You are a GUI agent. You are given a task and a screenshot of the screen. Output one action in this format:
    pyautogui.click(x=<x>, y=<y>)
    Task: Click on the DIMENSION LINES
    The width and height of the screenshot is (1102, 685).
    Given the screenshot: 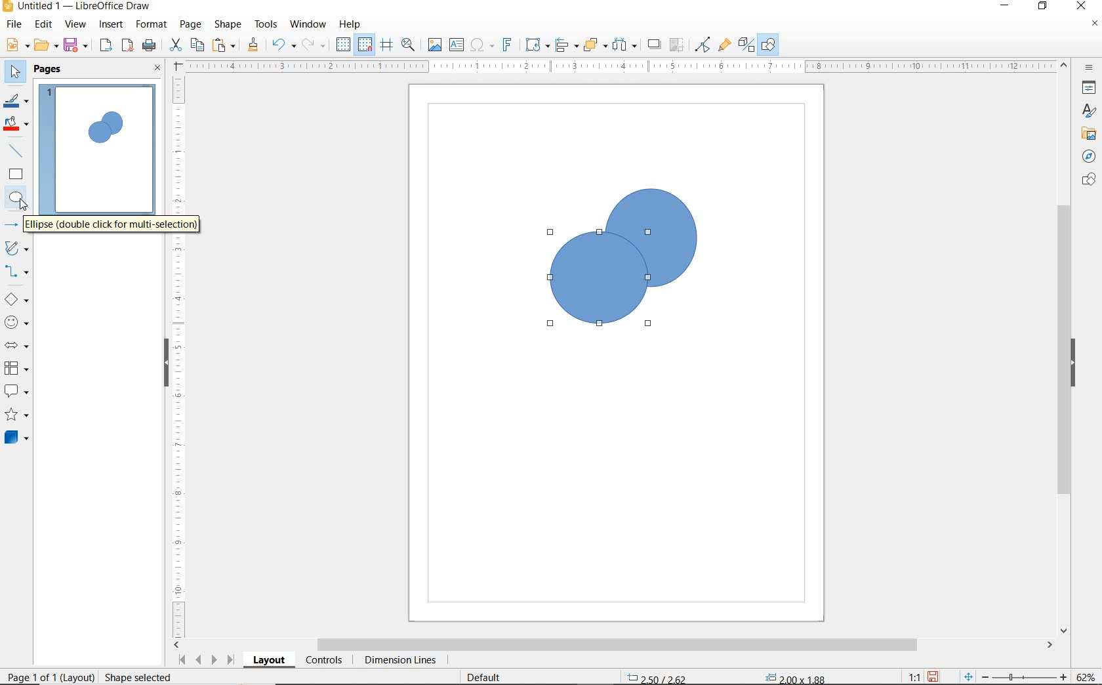 What is the action you would take?
    pyautogui.click(x=398, y=661)
    